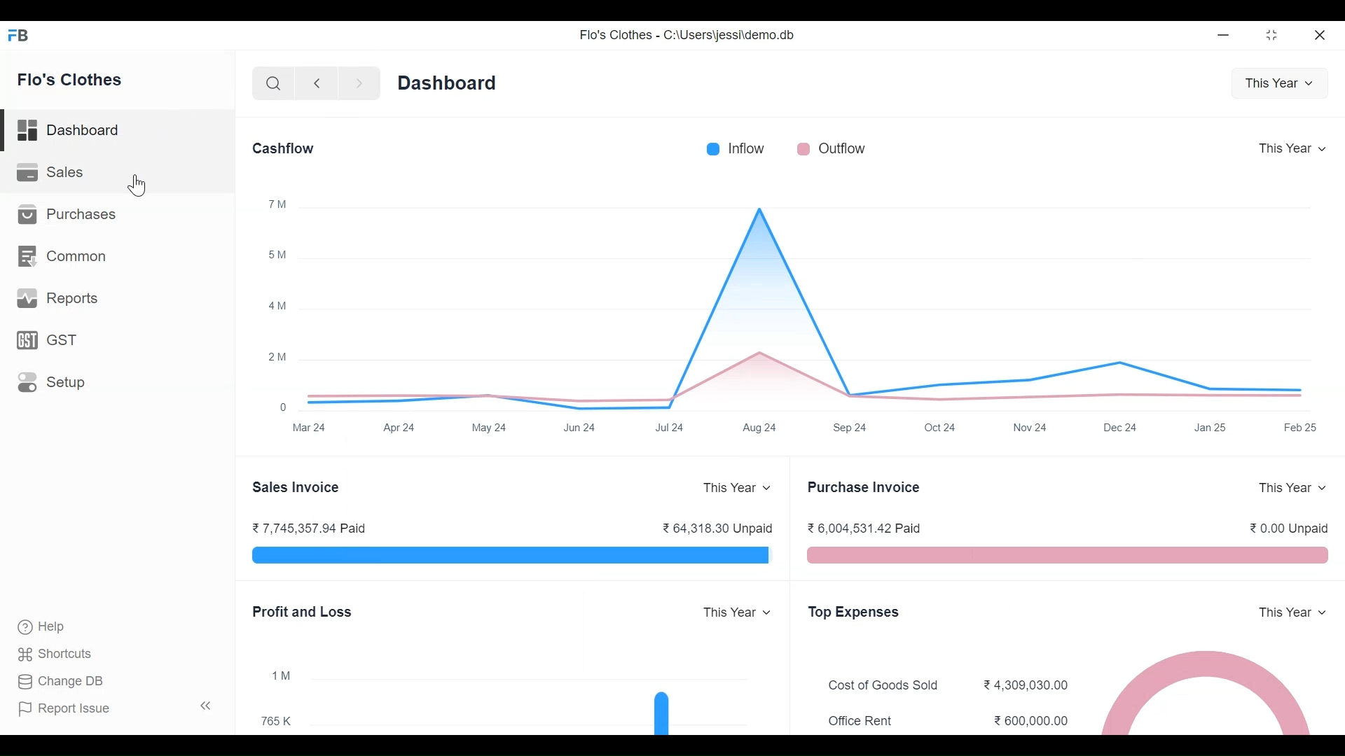 The image size is (1345, 756). What do you see at coordinates (310, 529) in the screenshot?
I see `7,745,357.94 Paid` at bounding box center [310, 529].